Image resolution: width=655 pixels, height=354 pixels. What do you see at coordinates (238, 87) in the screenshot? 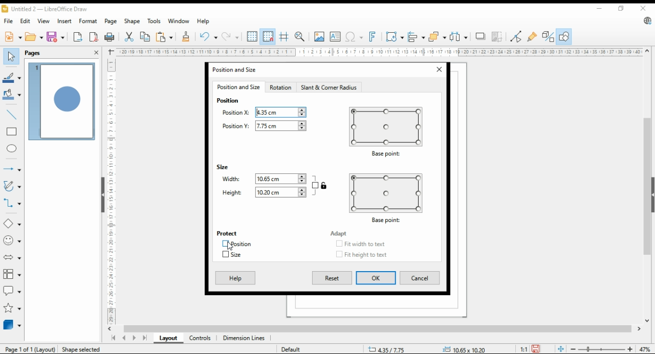
I see `position and size` at bounding box center [238, 87].